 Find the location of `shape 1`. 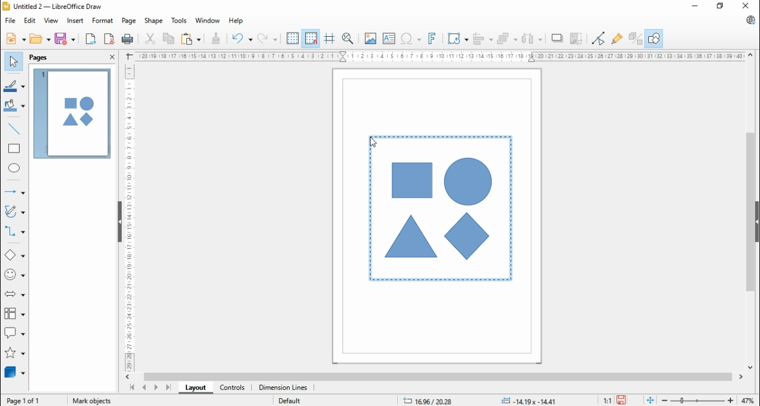

shape 1 is located at coordinates (411, 180).